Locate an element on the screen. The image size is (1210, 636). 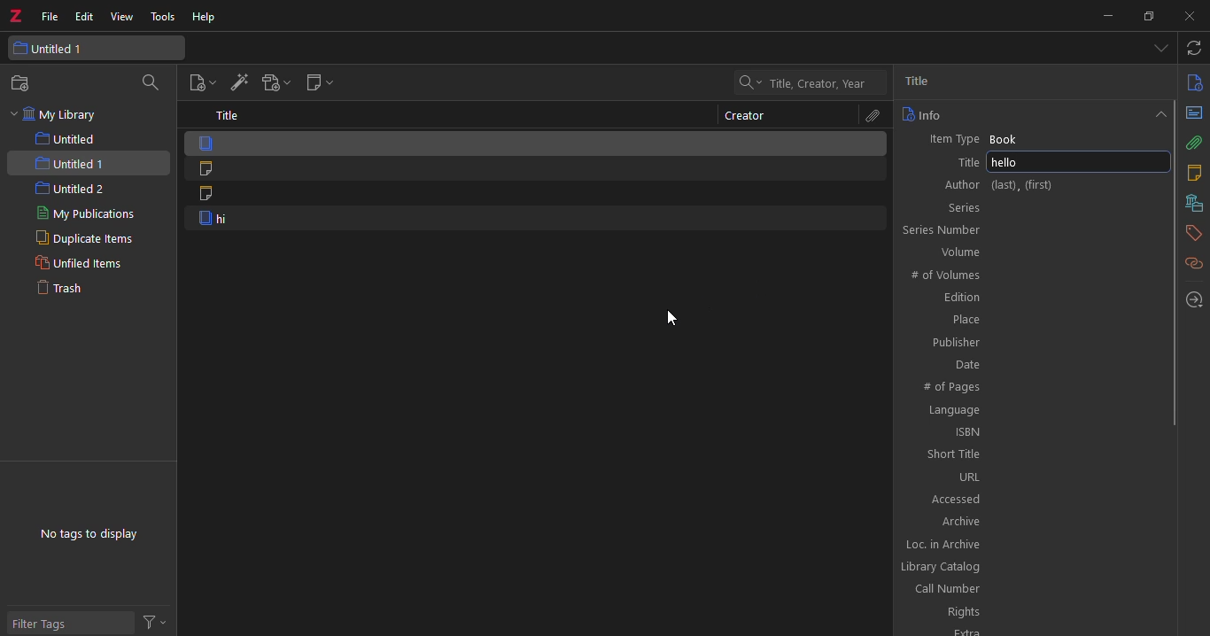
call number is located at coordinates (1026, 589).